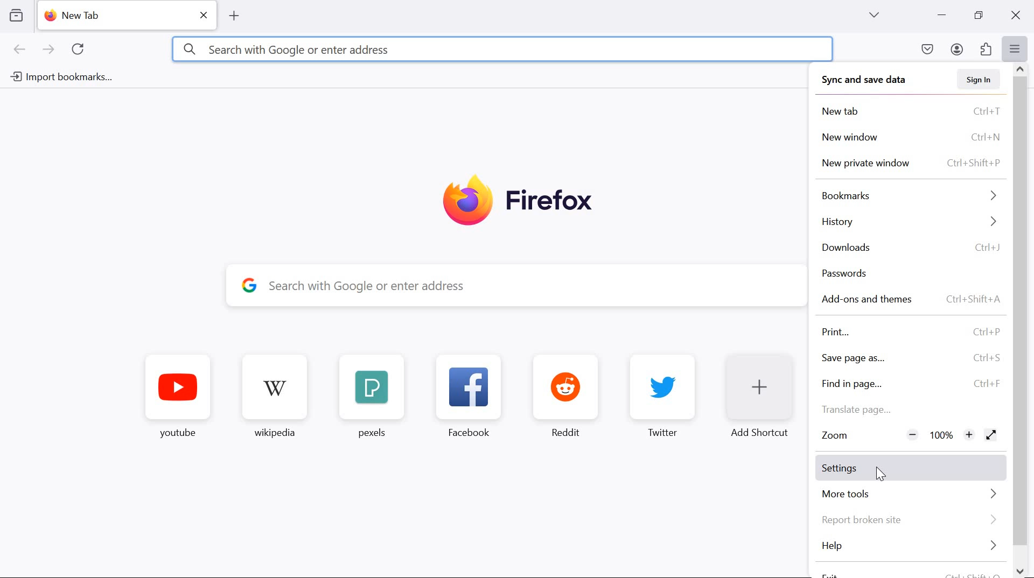  Describe the element at coordinates (565, 391) in the screenshot. I see `Reddit` at that location.